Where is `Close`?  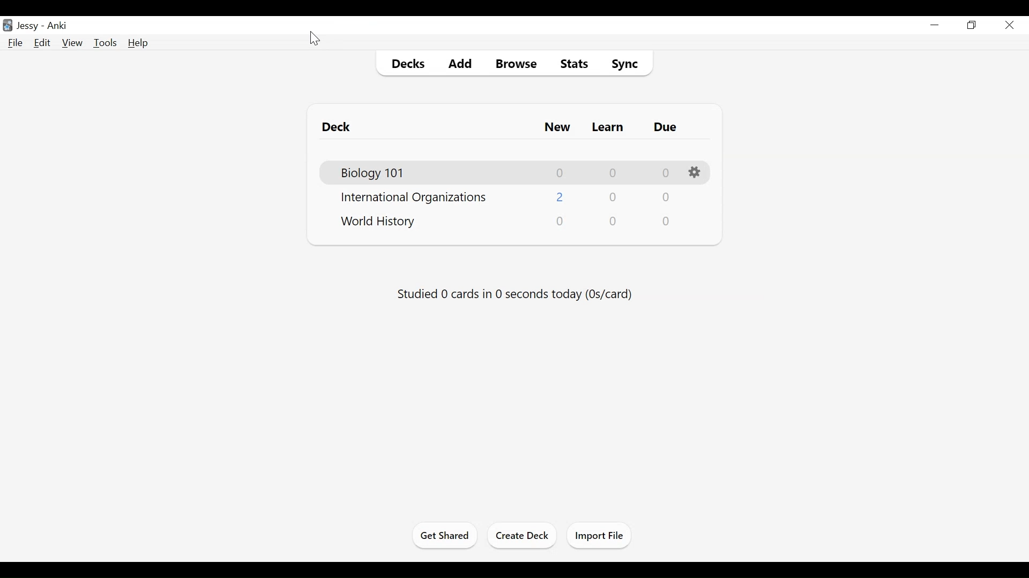
Close is located at coordinates (1009, 25).